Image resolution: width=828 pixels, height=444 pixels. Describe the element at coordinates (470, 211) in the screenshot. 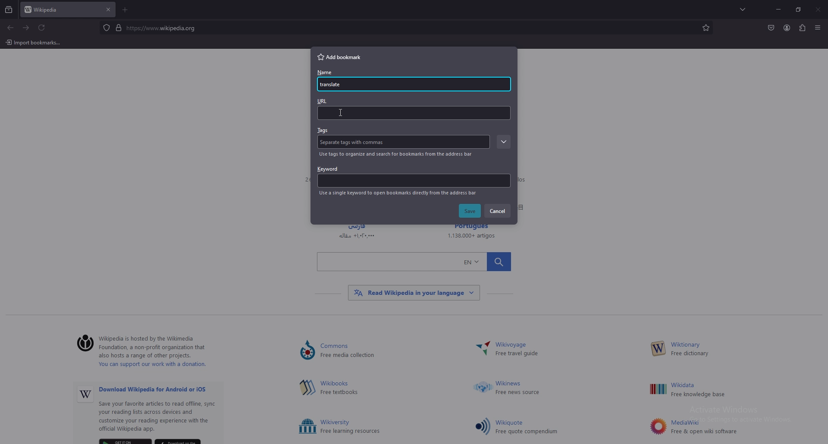

I see `save` at that location.